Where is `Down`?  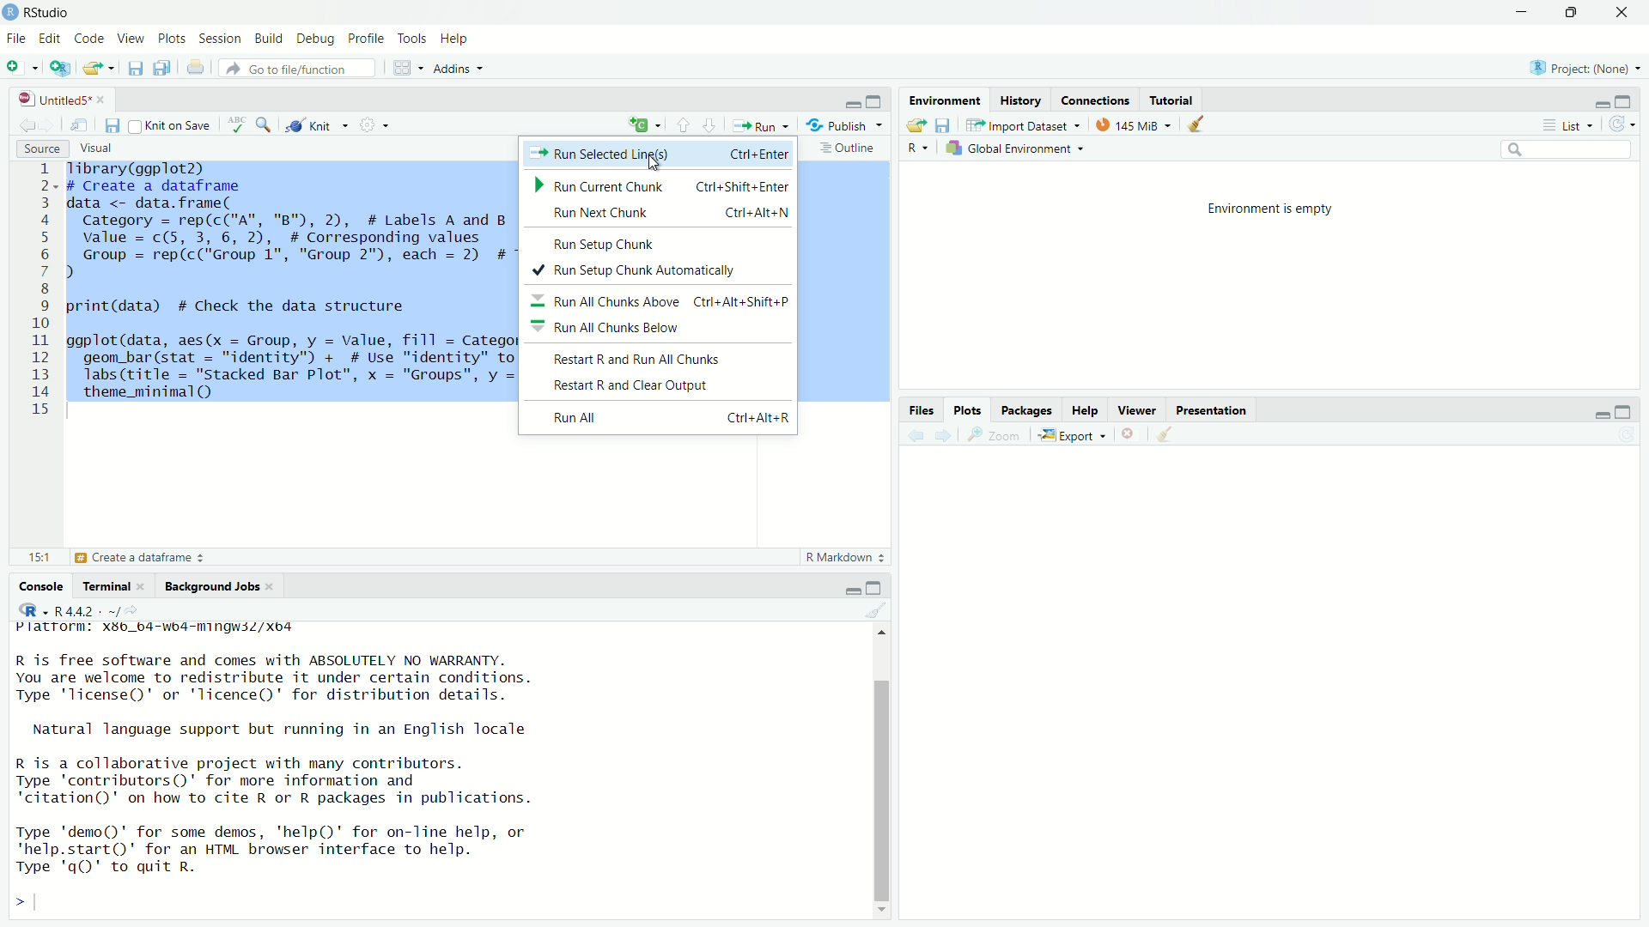 Down is located at coordinates (887, 907).